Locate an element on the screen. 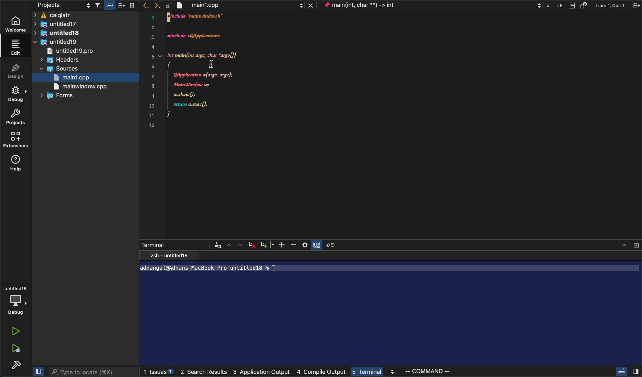 The width and height of the screenshot is (642, 377). terminal is located at coordinates (175, 244).